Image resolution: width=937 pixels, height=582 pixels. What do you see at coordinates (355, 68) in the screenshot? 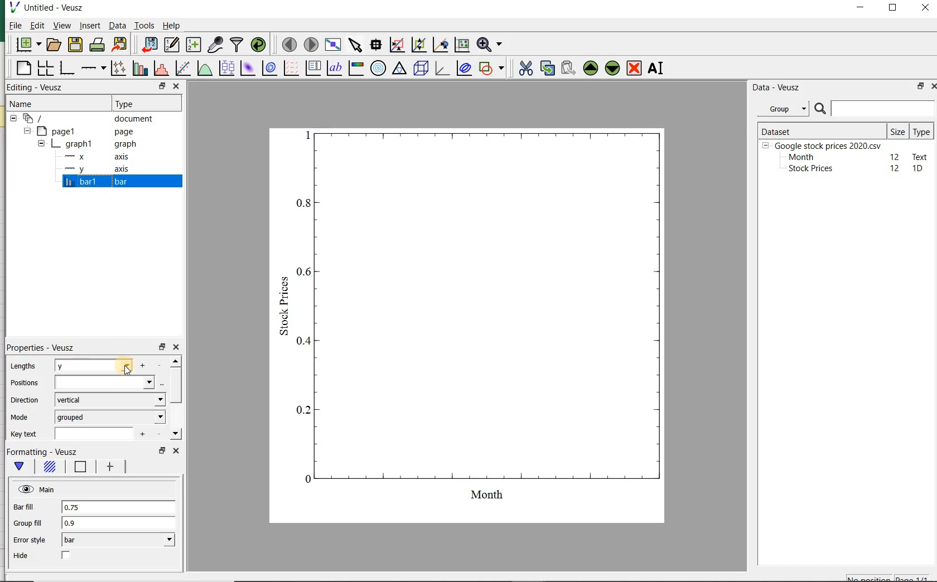
I see `image color bar` at bounding box center [355, 68].